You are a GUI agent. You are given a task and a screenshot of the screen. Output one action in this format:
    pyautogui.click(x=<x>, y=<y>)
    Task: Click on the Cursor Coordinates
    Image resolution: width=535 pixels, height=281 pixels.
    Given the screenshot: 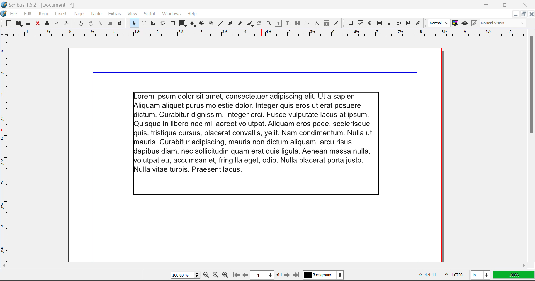 What is the action you would take?
    pyautogui.click(x=439, y=275)
    